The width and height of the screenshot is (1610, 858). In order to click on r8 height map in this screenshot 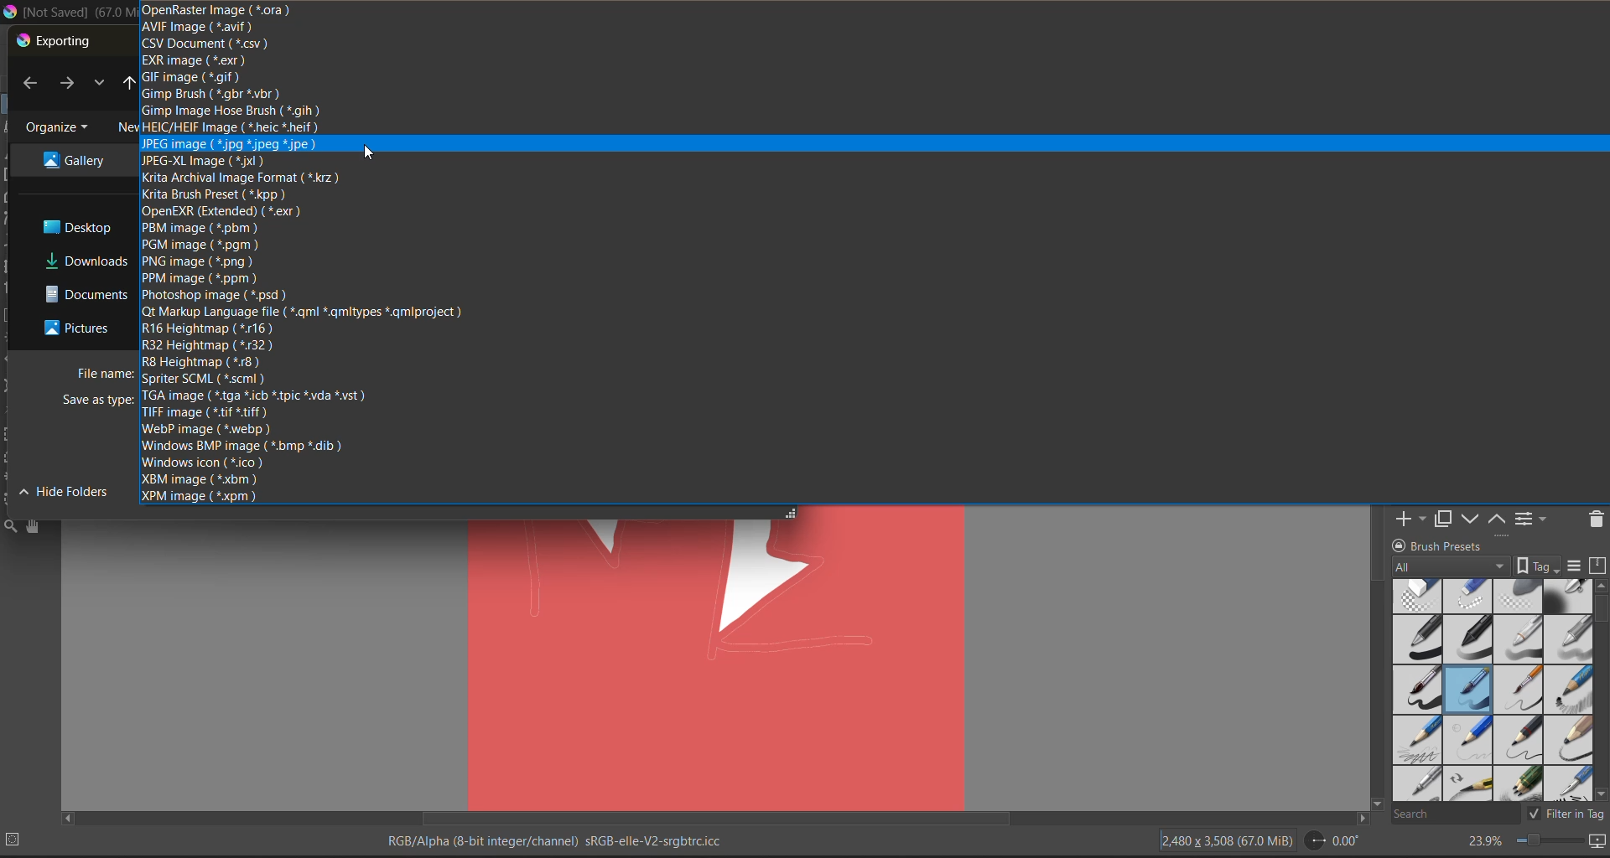, I will do `click(205, 362)`.